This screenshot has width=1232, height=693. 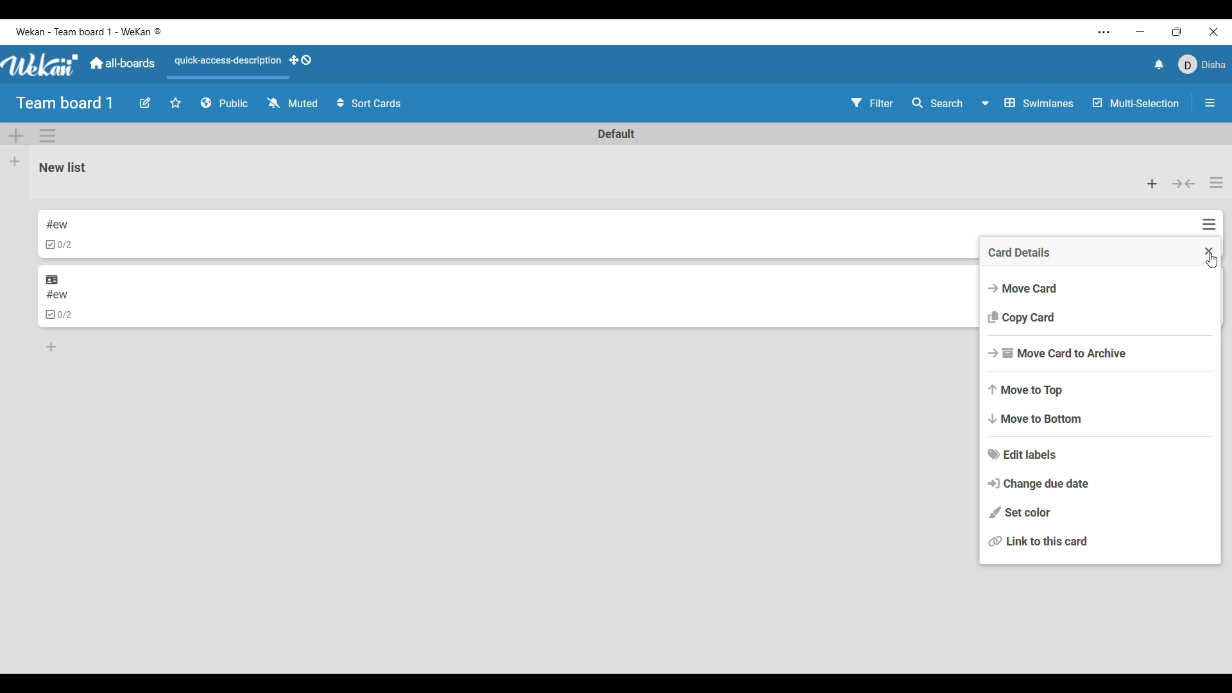 I want to click on Search, so click(x=937, y=103).